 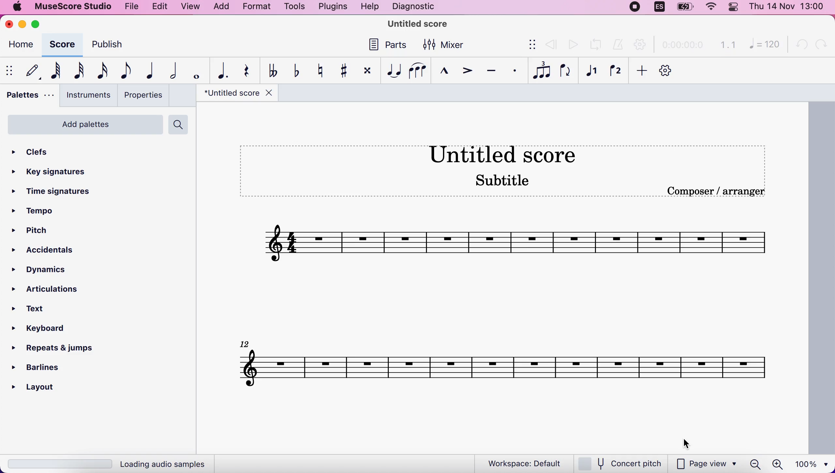 I want to click on view, so click(x=190, y=7).